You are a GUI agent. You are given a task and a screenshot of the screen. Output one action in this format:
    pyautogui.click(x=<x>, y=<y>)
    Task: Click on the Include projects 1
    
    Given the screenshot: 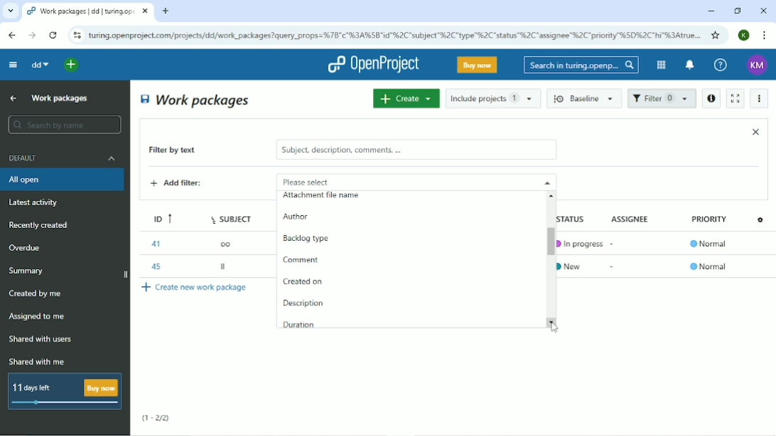 What is the action you would take?
    pyautogui.click(x=493, y=98)
    